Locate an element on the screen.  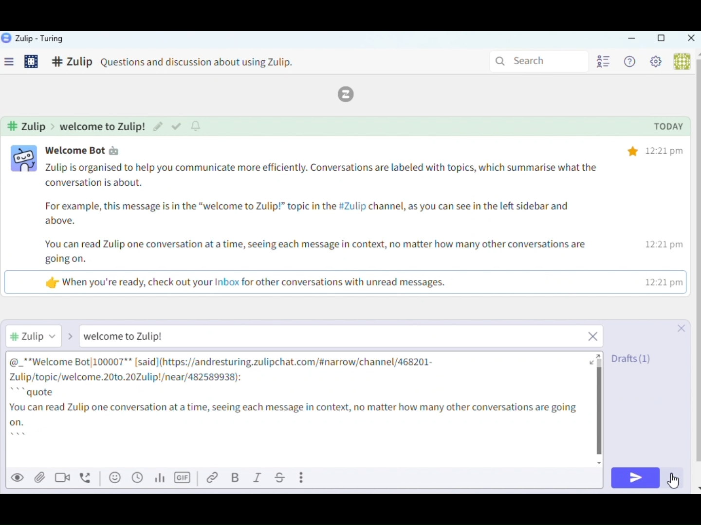
user profile is located at coordinates (25, 159).